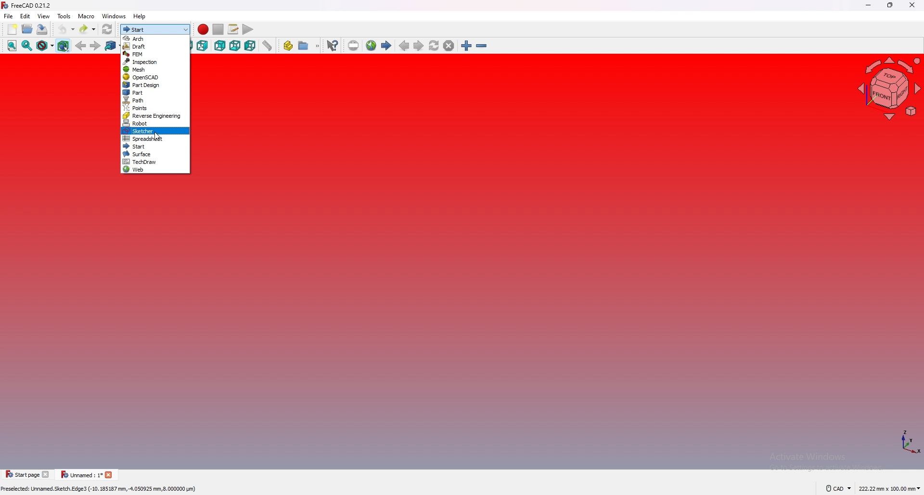 The image size is (924, 495). I want to click on reverse engineering, so click(156, 115).